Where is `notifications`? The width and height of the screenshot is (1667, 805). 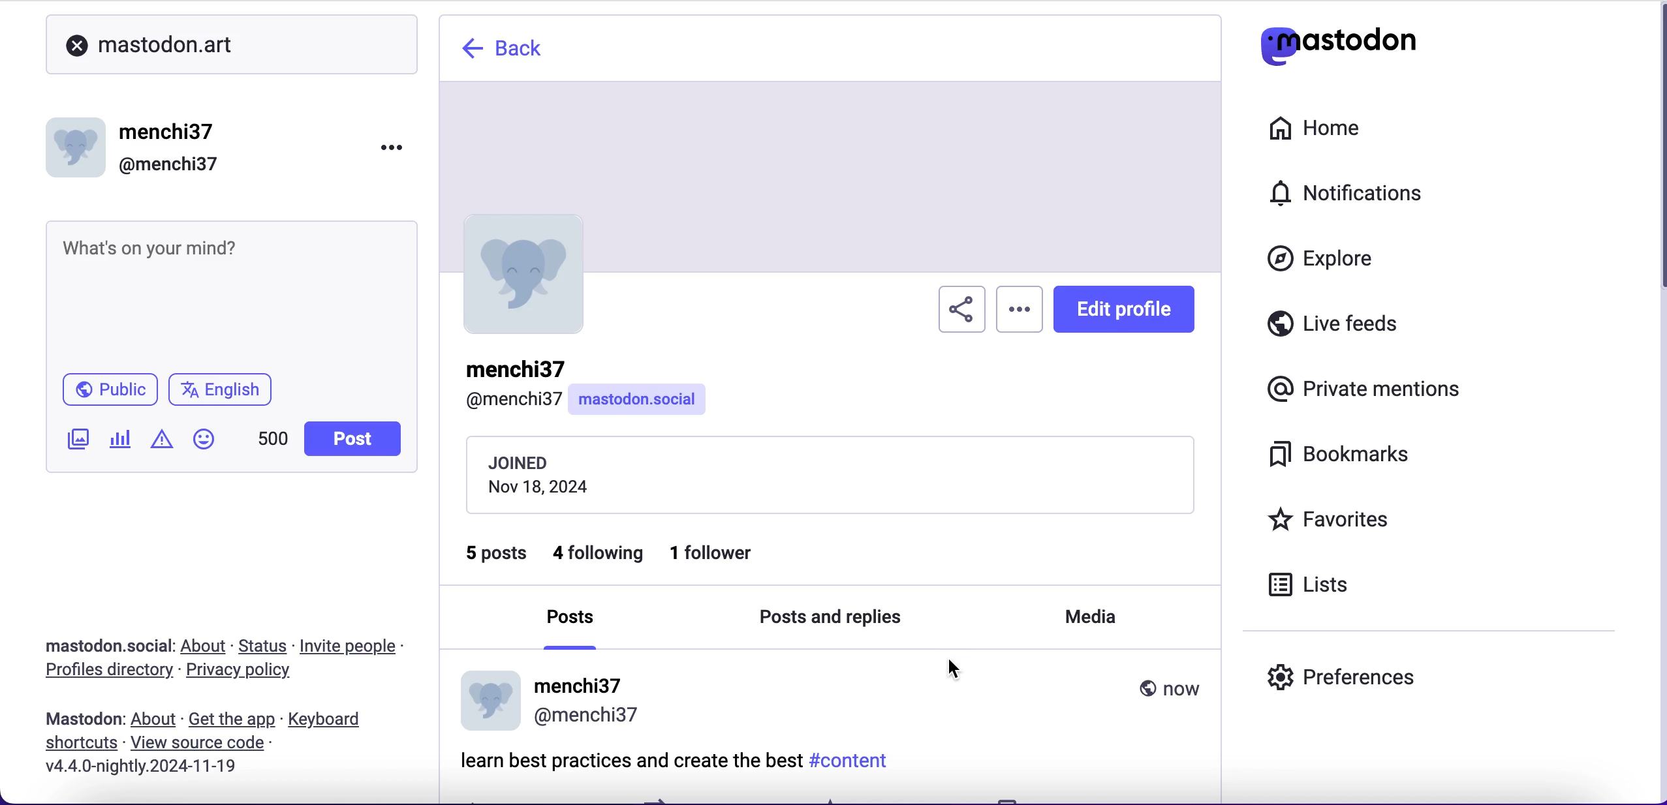 notifications is located at coordinates (1348, 194).